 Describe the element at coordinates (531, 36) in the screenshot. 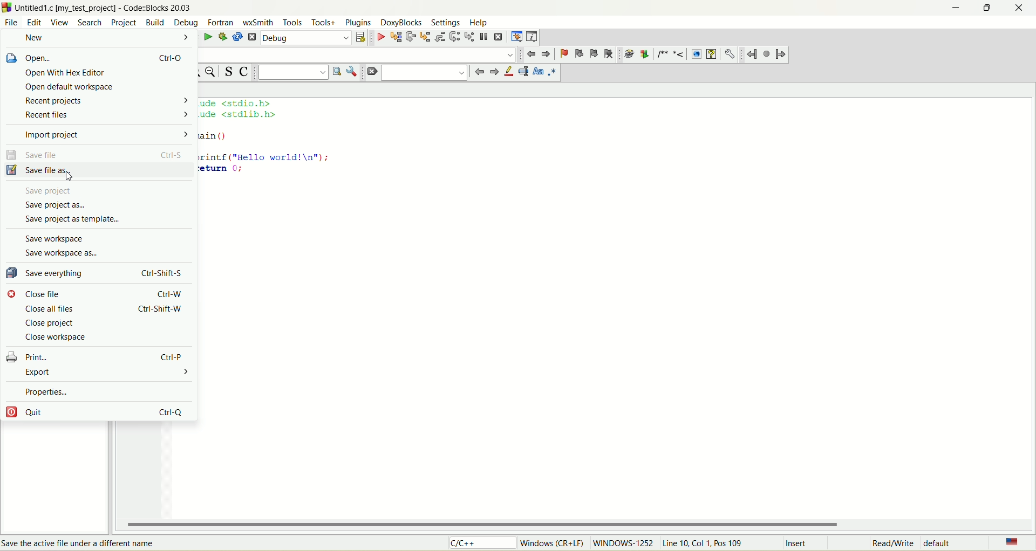

I see `various info` at that location.